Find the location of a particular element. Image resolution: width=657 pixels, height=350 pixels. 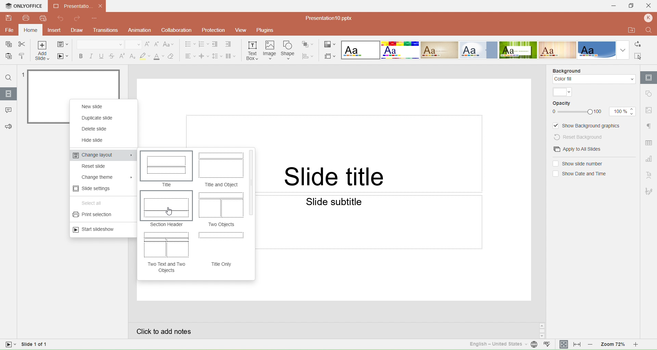

Customize quick access toolbar is located at coordinates (95, 18).